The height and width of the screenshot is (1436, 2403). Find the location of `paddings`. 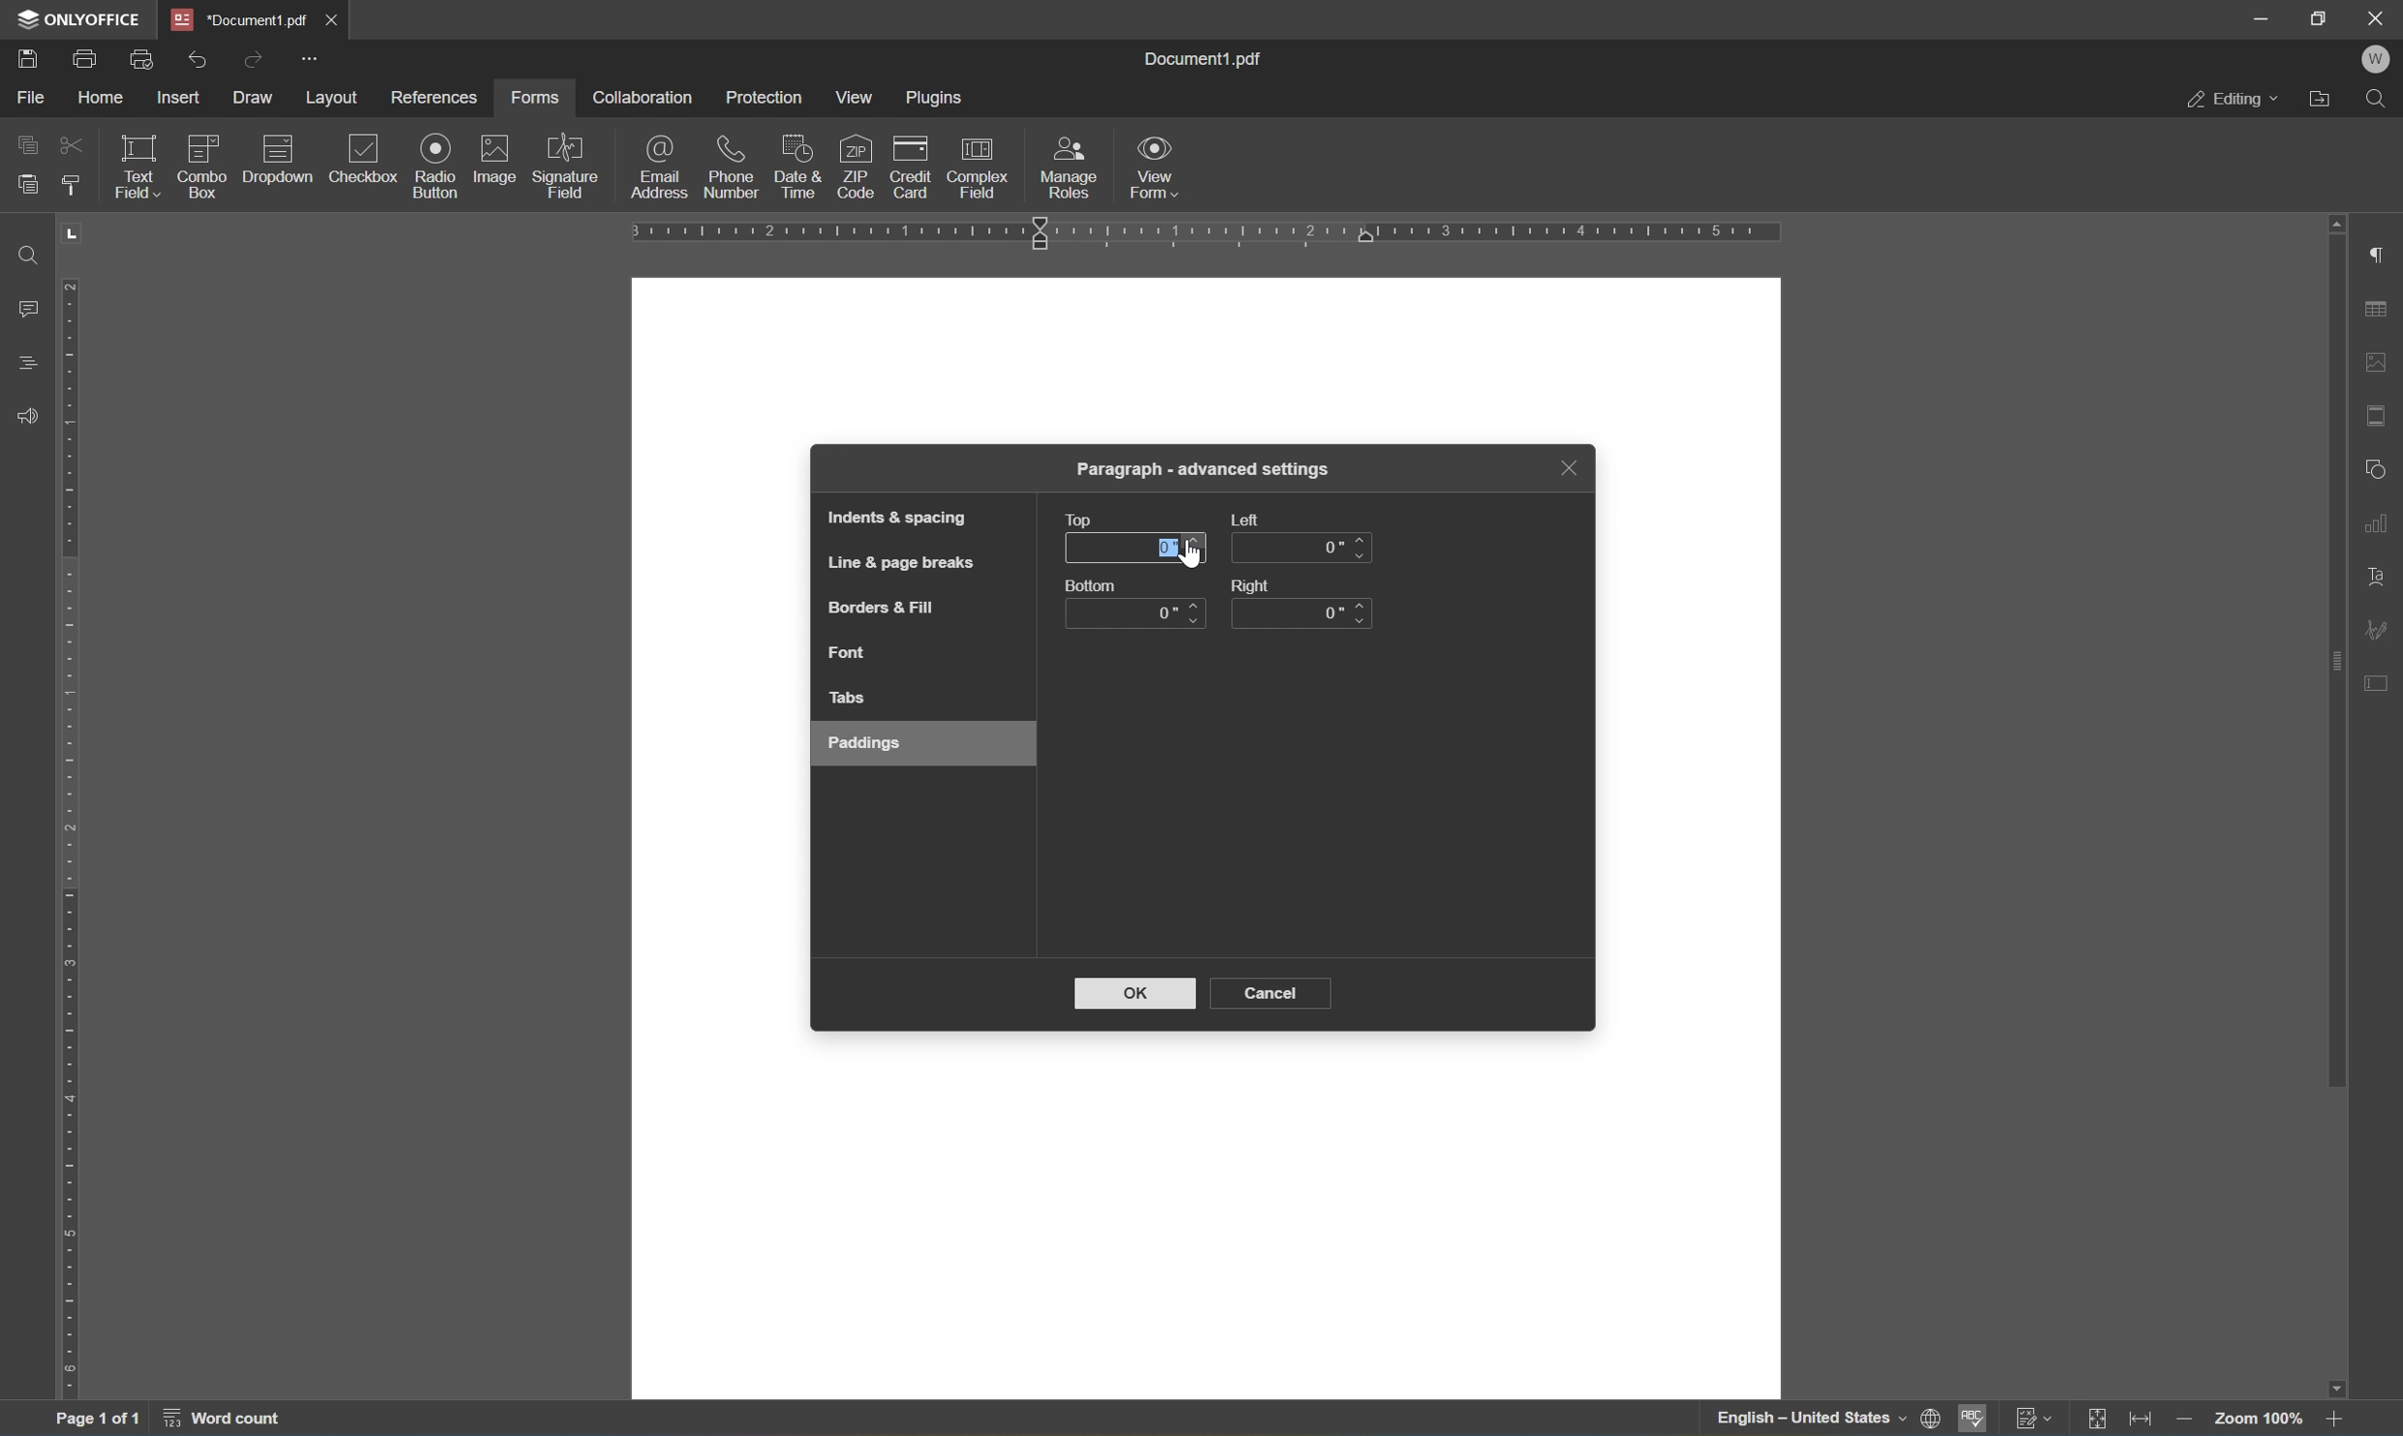

paddings is located at coordinates (868, 741).